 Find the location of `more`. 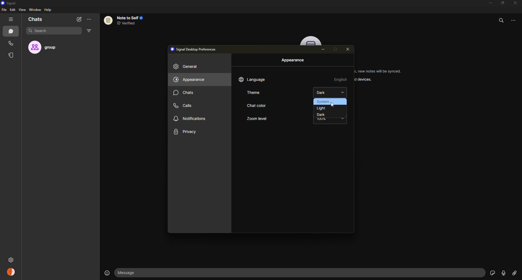

more is located at coordinates (89, 20).